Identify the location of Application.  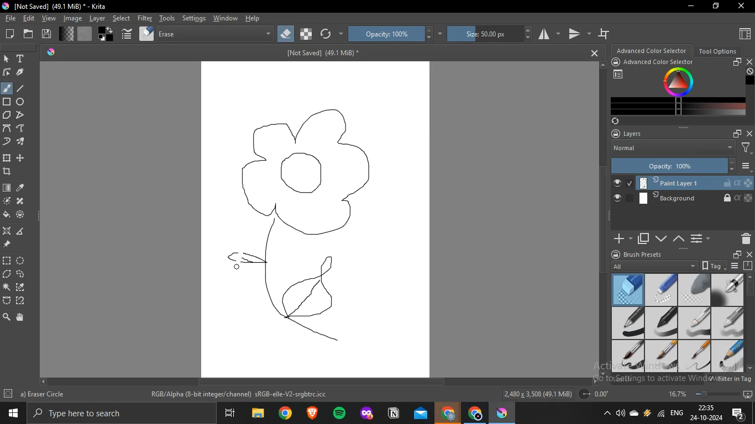
(256, 414).